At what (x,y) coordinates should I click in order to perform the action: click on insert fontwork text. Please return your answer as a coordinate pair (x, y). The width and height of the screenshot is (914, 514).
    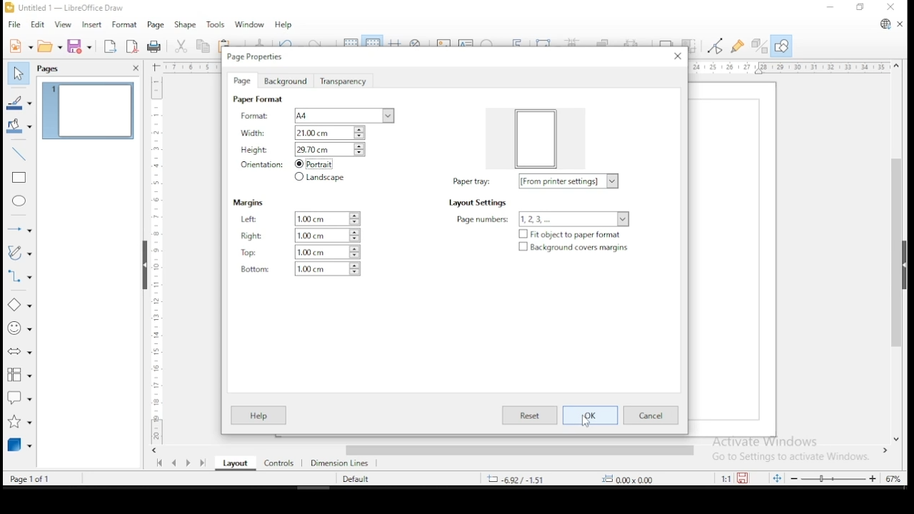
    Looking at the image, I should click on (518, 41).